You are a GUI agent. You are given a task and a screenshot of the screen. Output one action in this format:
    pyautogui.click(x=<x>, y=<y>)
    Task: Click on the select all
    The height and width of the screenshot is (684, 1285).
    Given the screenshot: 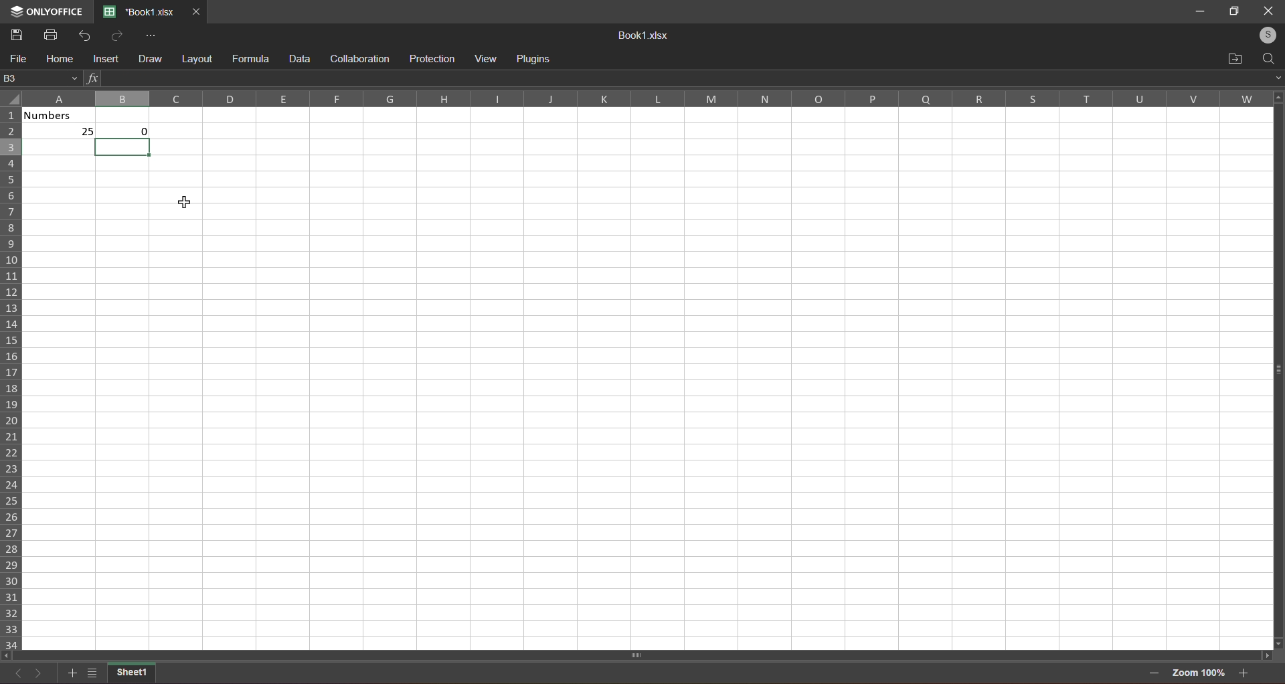 What is the action you would take?
    pyautogui.click(x=12, y=102)
    